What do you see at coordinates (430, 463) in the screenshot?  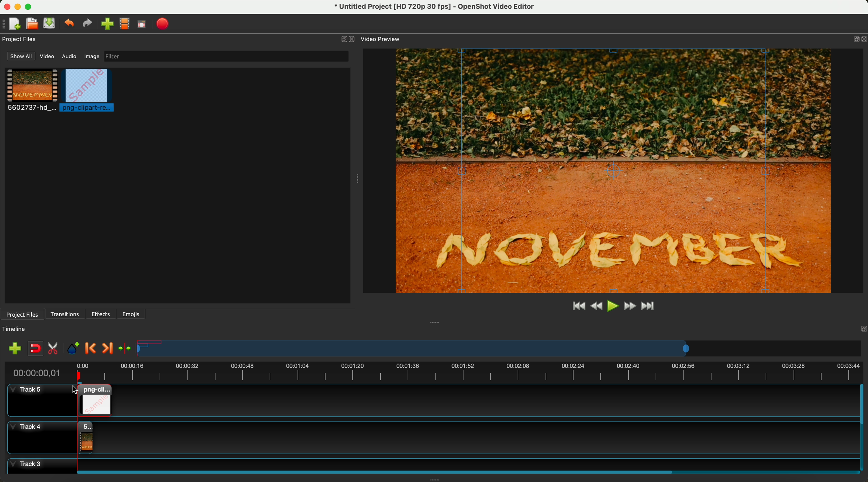 I see `track 3` at bounding box center [430, 463].